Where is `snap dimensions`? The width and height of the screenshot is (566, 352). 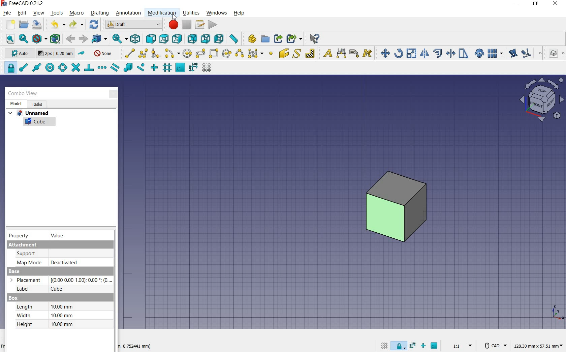 snap dimensions is located at coordinates (193, 68).